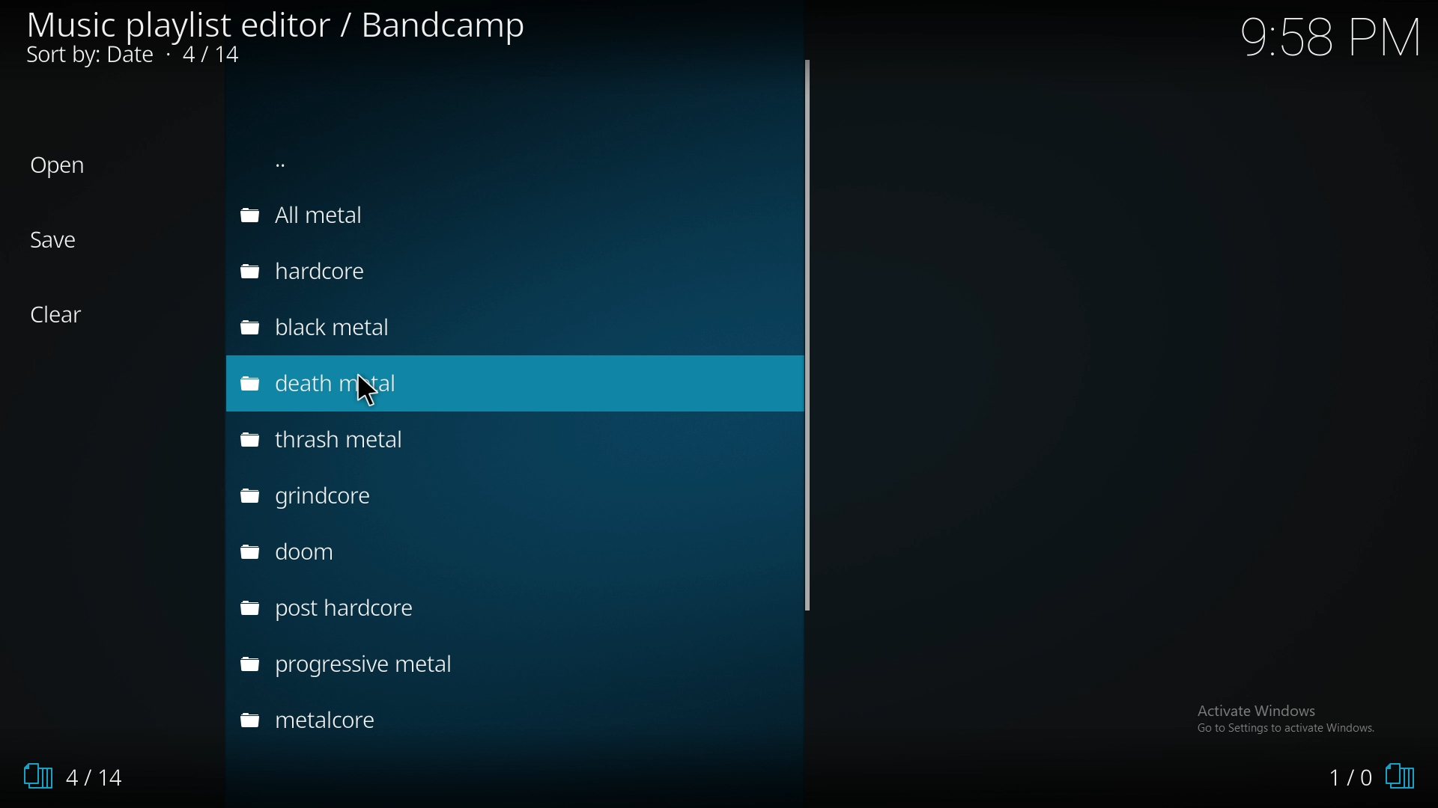 The height and width of the screenshot is (808, 1438). I want to click on music genre, so click(373, 385).